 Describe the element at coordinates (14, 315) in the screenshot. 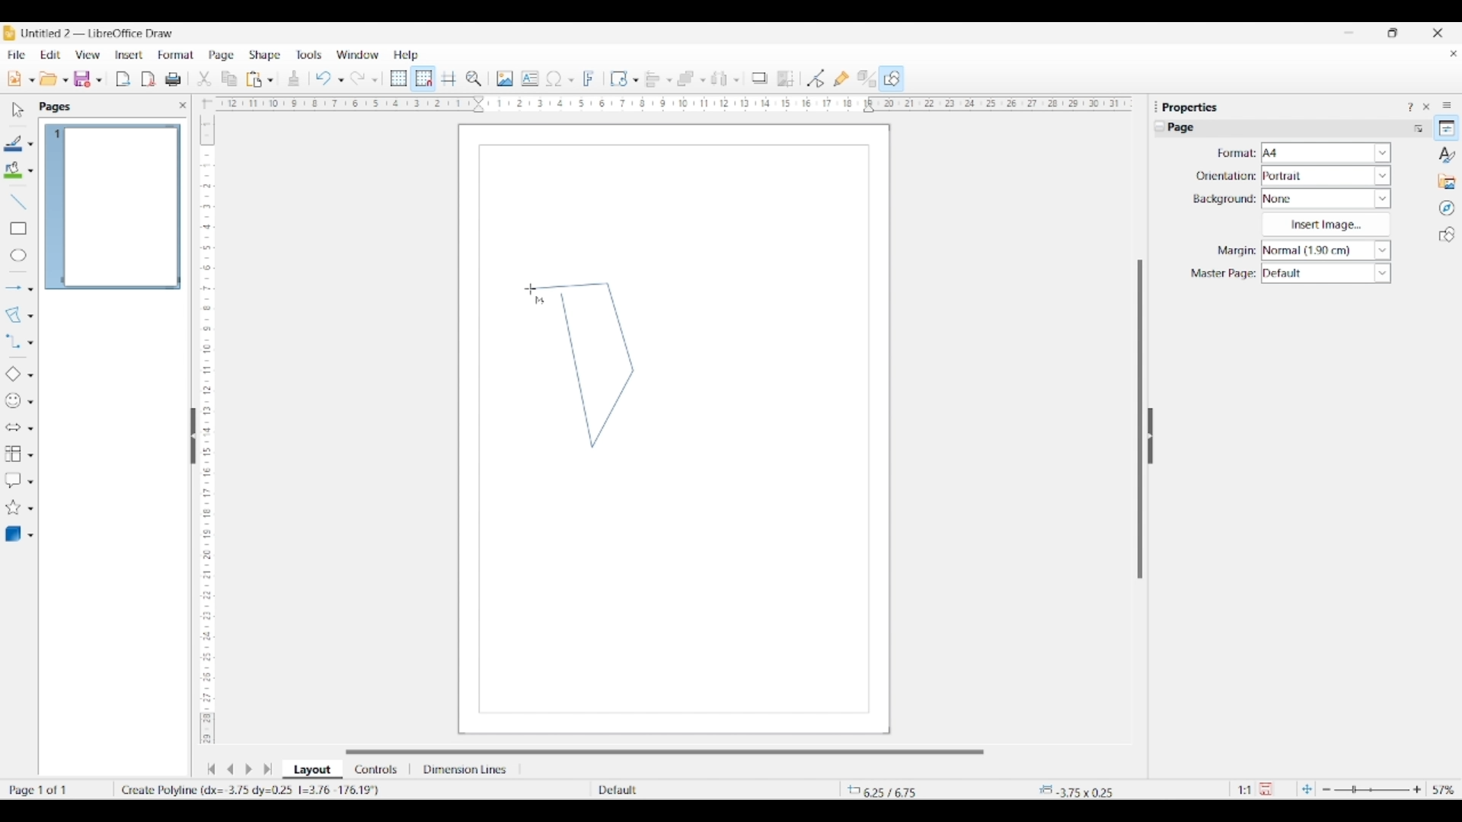

I see `Selected polygon` at that location.